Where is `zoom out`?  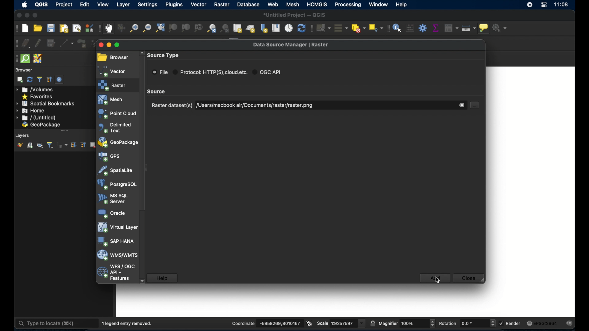 zoom out is located at coordinates (147, 28).